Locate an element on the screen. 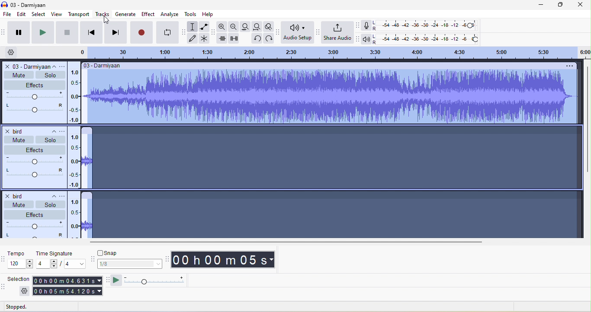 This screenshot has width=591, height=312. view is located at coordinates (55, 14).